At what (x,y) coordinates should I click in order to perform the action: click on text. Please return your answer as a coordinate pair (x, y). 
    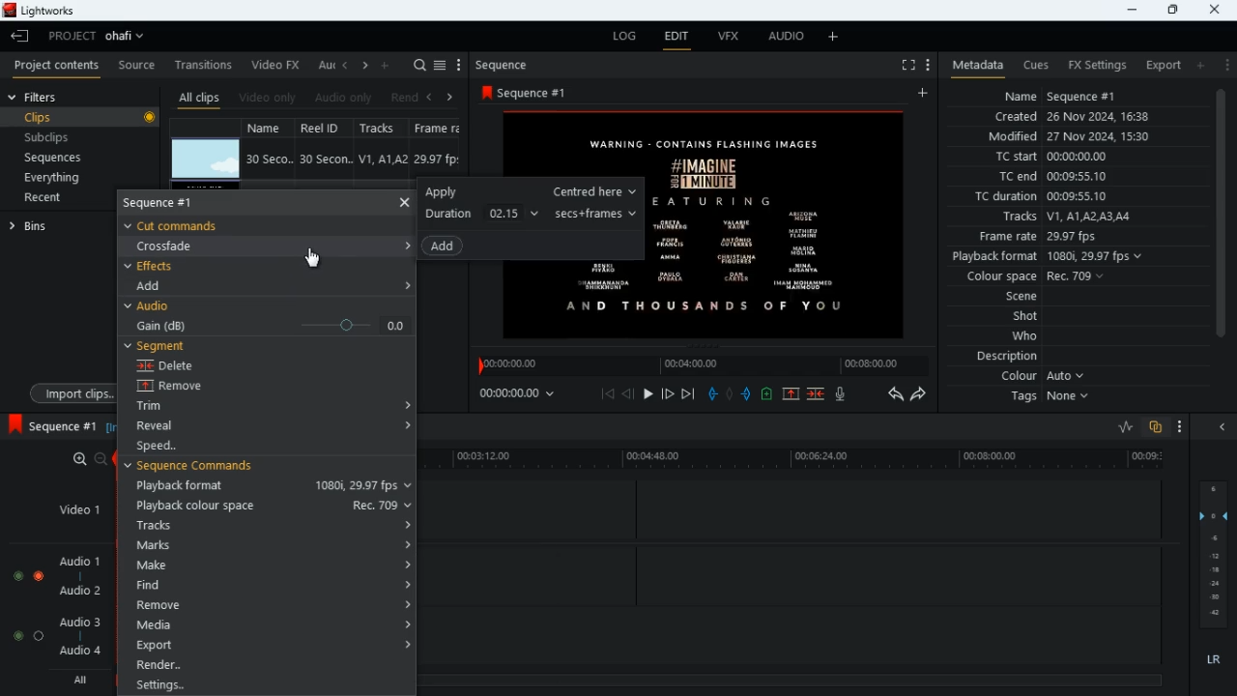
    Looking at the image, I should click on (614, 146).